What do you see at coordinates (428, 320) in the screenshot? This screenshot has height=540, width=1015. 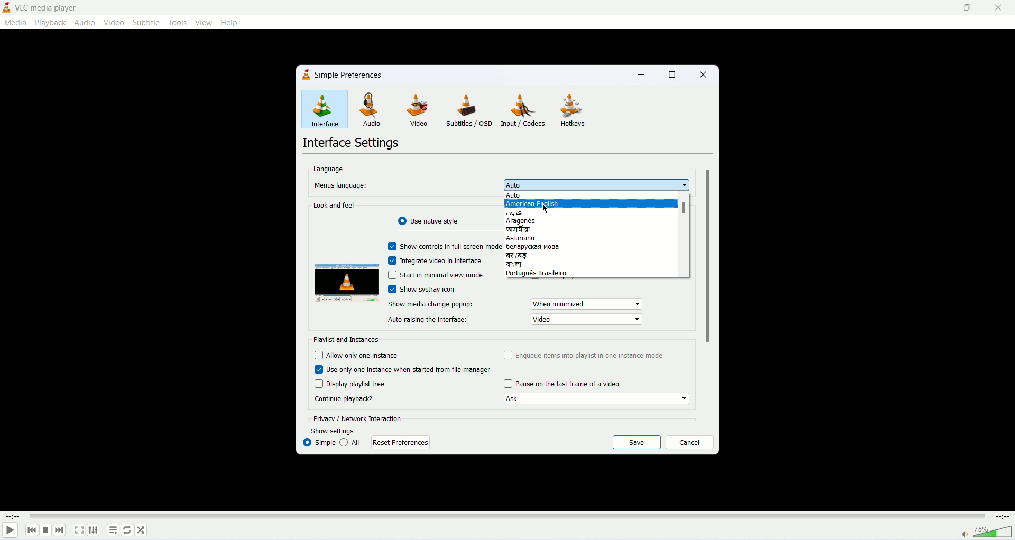 I see `auto raising the interface` at bounding box center [428, 320].